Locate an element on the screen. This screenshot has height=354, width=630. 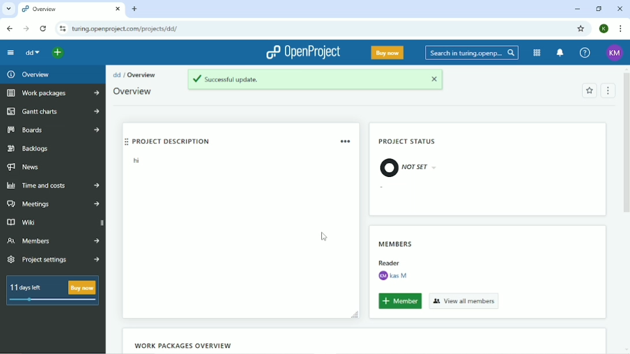
Forward is located at coordinates (26, 28).